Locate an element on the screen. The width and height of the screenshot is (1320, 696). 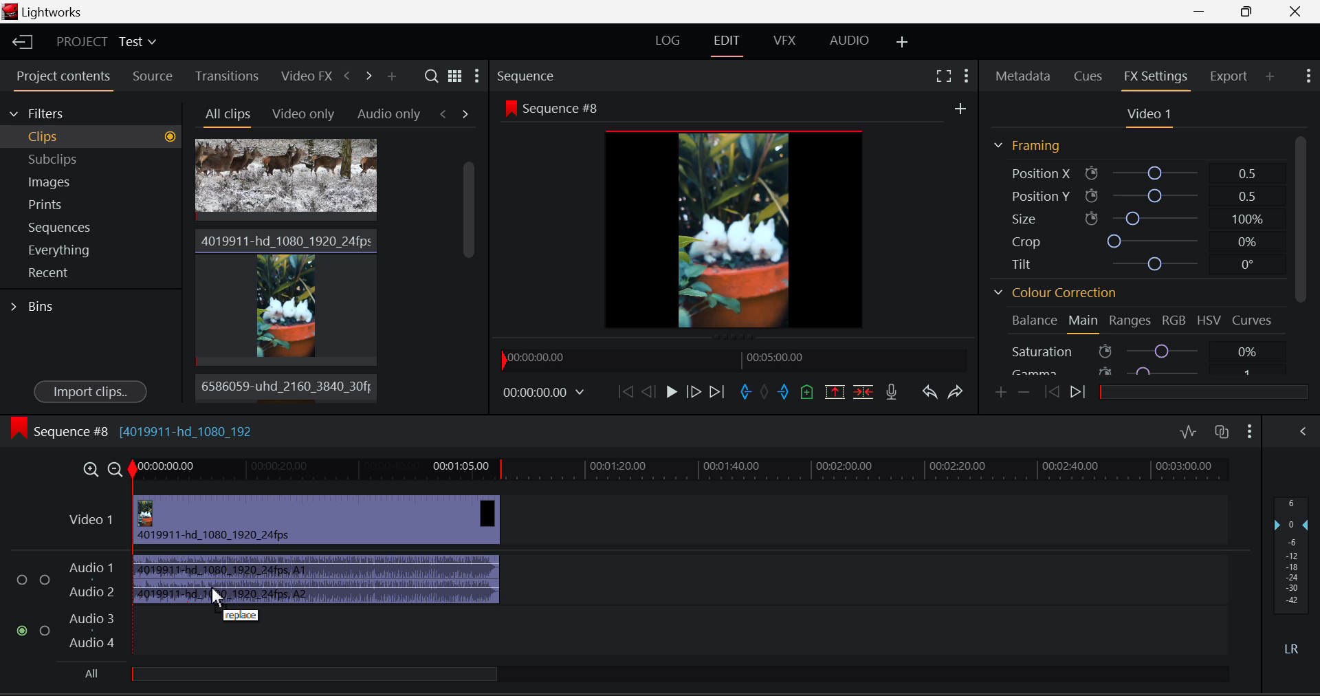
Previous Panel is located at coordinates (346, 78).